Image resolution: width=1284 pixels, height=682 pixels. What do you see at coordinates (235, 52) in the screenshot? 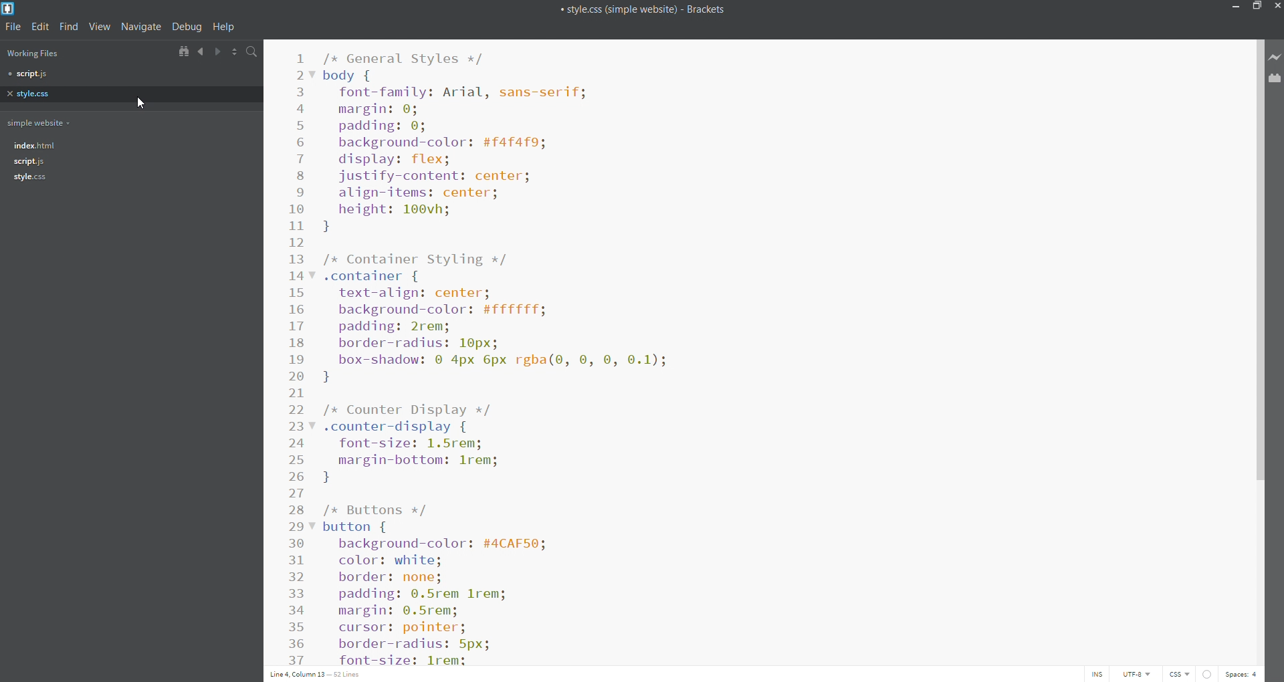
I see `split view` at bounding box center [235, 52].